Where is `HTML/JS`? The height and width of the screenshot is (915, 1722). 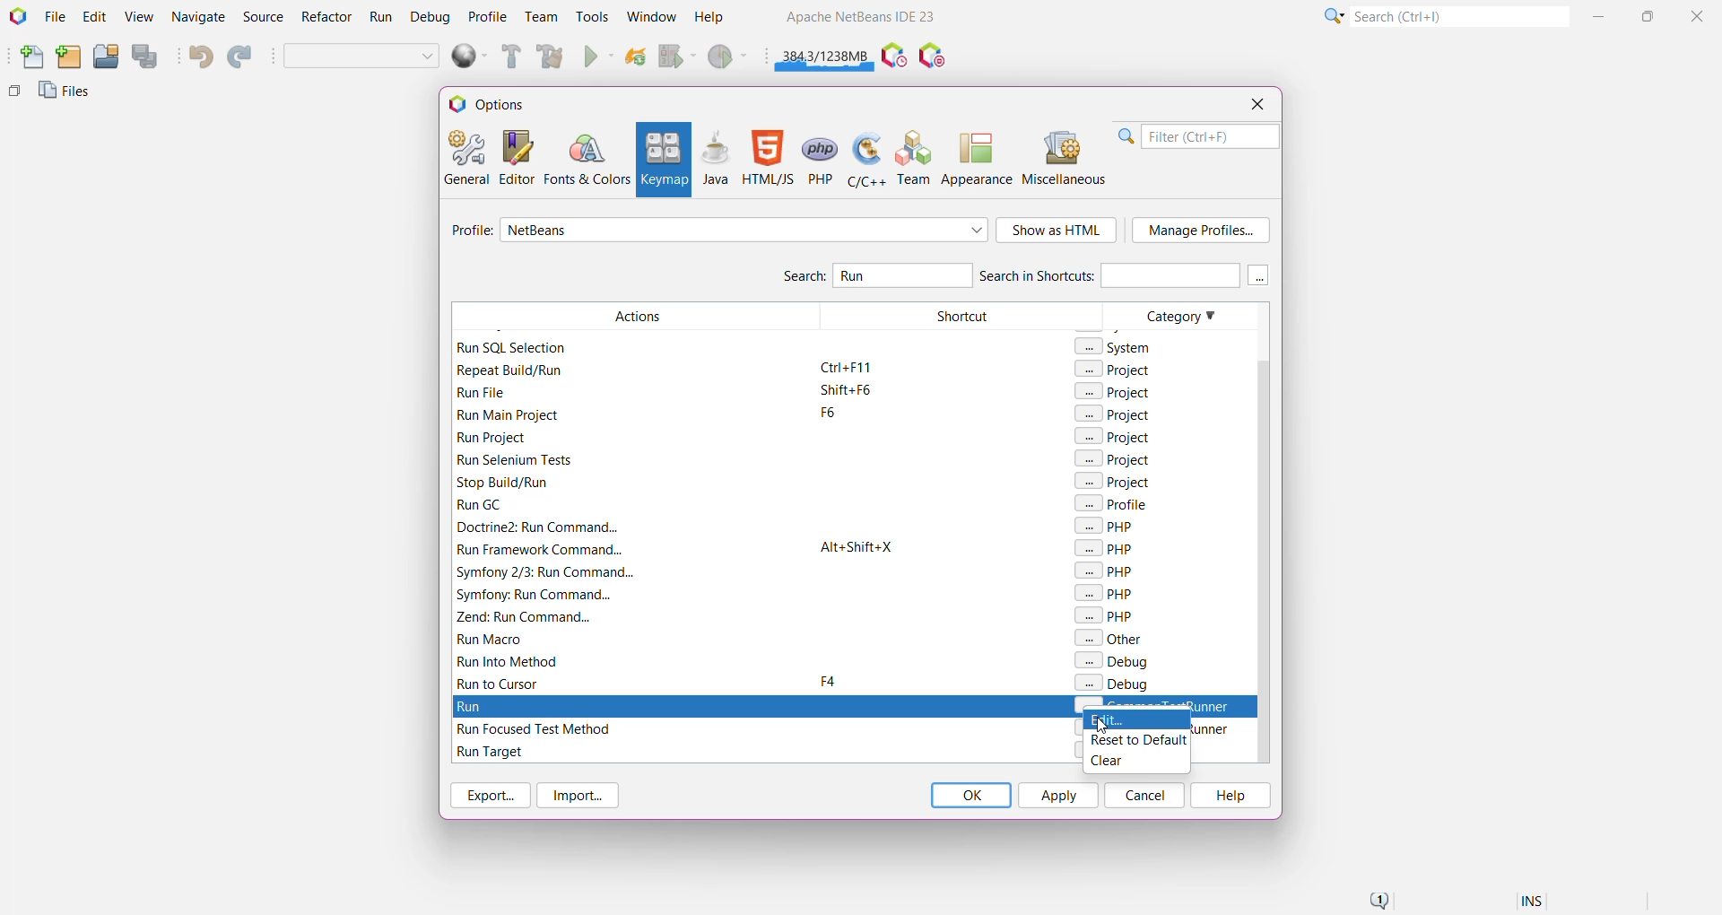 HTML/JS is located at coordinates (767, 158).